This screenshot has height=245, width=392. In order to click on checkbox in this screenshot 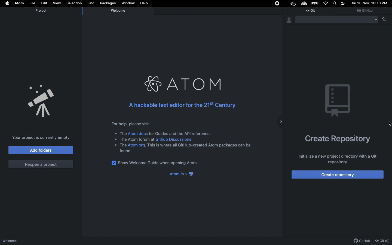, I will do `click(113, 163)`.